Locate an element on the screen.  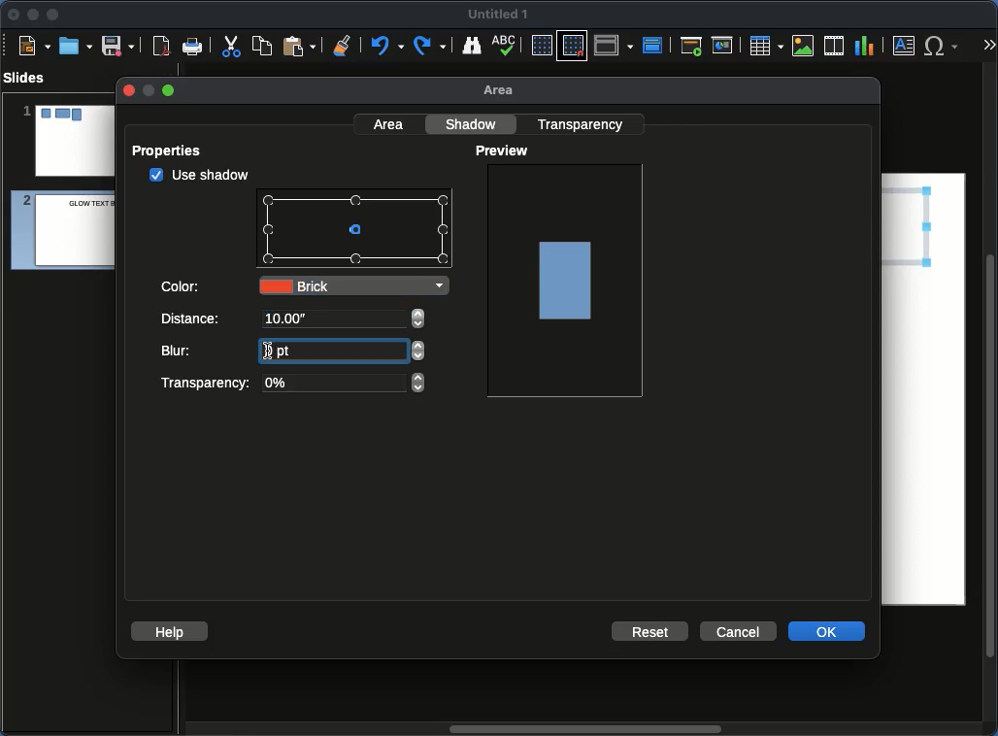
Close is located at coordinates (15, 15).